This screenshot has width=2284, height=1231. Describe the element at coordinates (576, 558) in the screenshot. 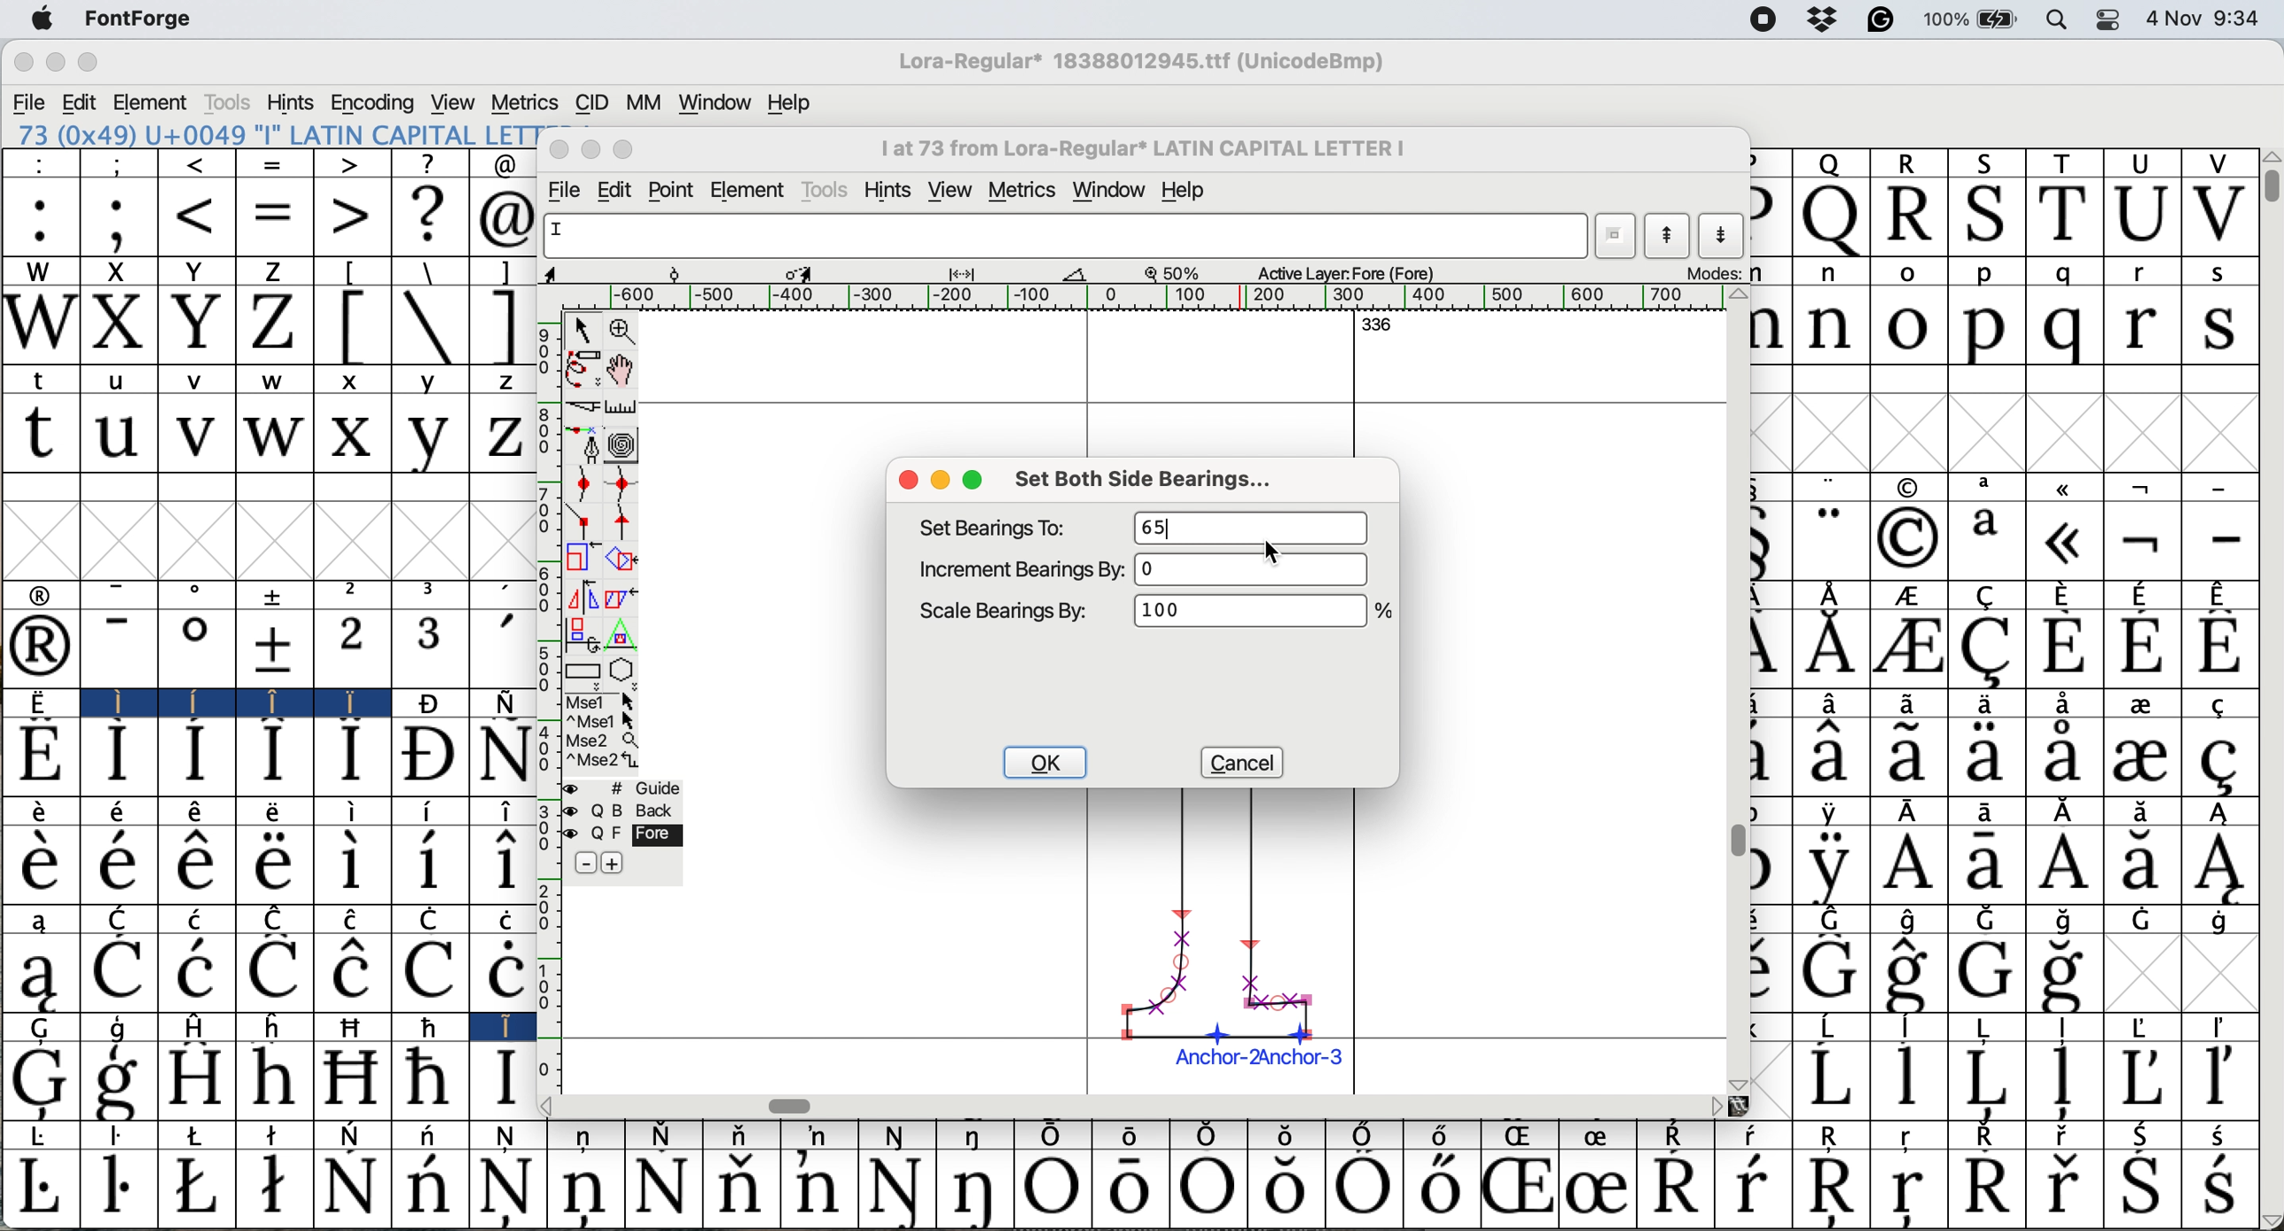

I see `scale the selection` at that location.